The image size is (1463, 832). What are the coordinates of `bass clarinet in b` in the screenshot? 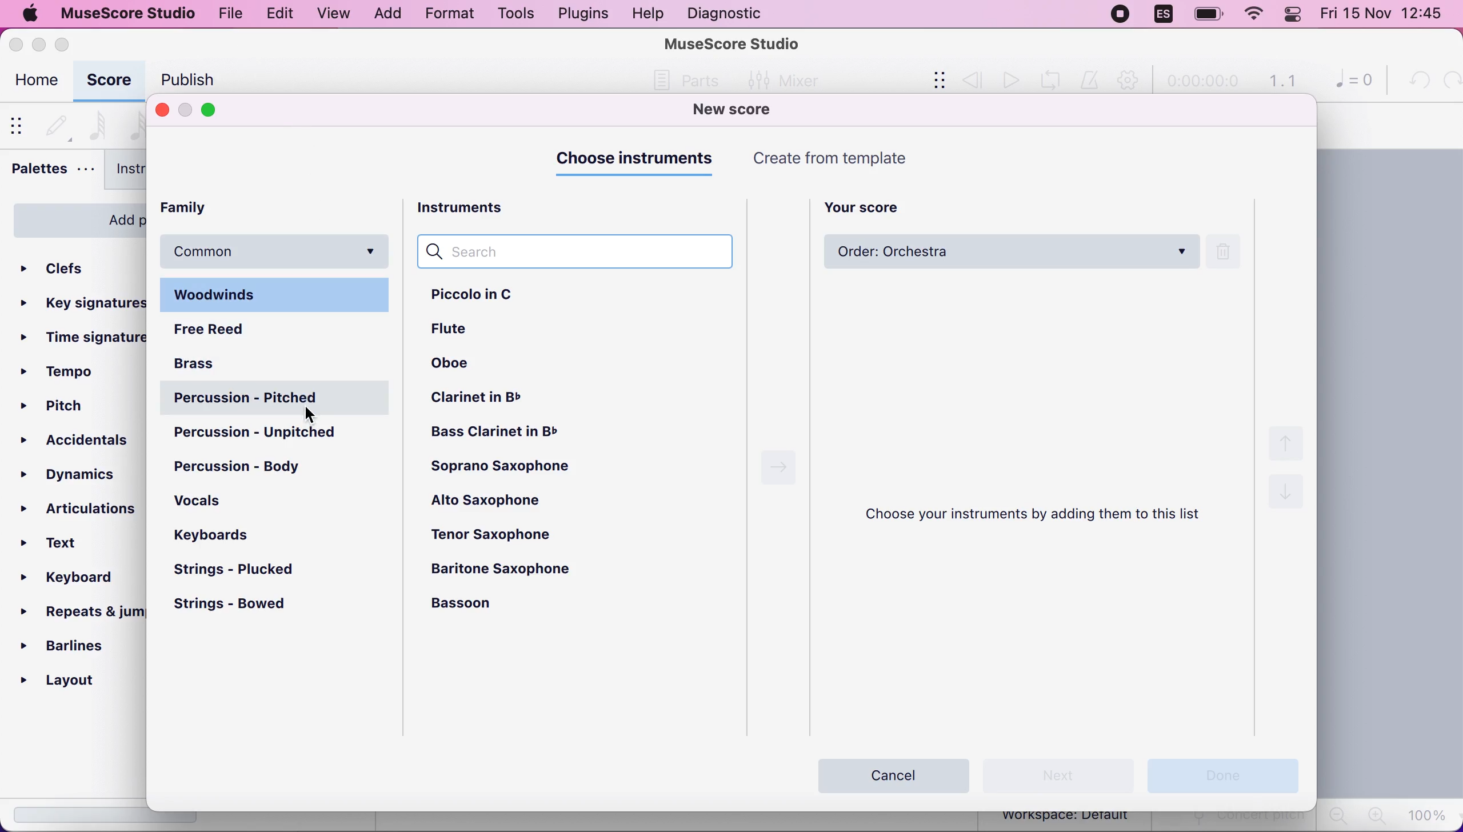 It's located at (514, 433).